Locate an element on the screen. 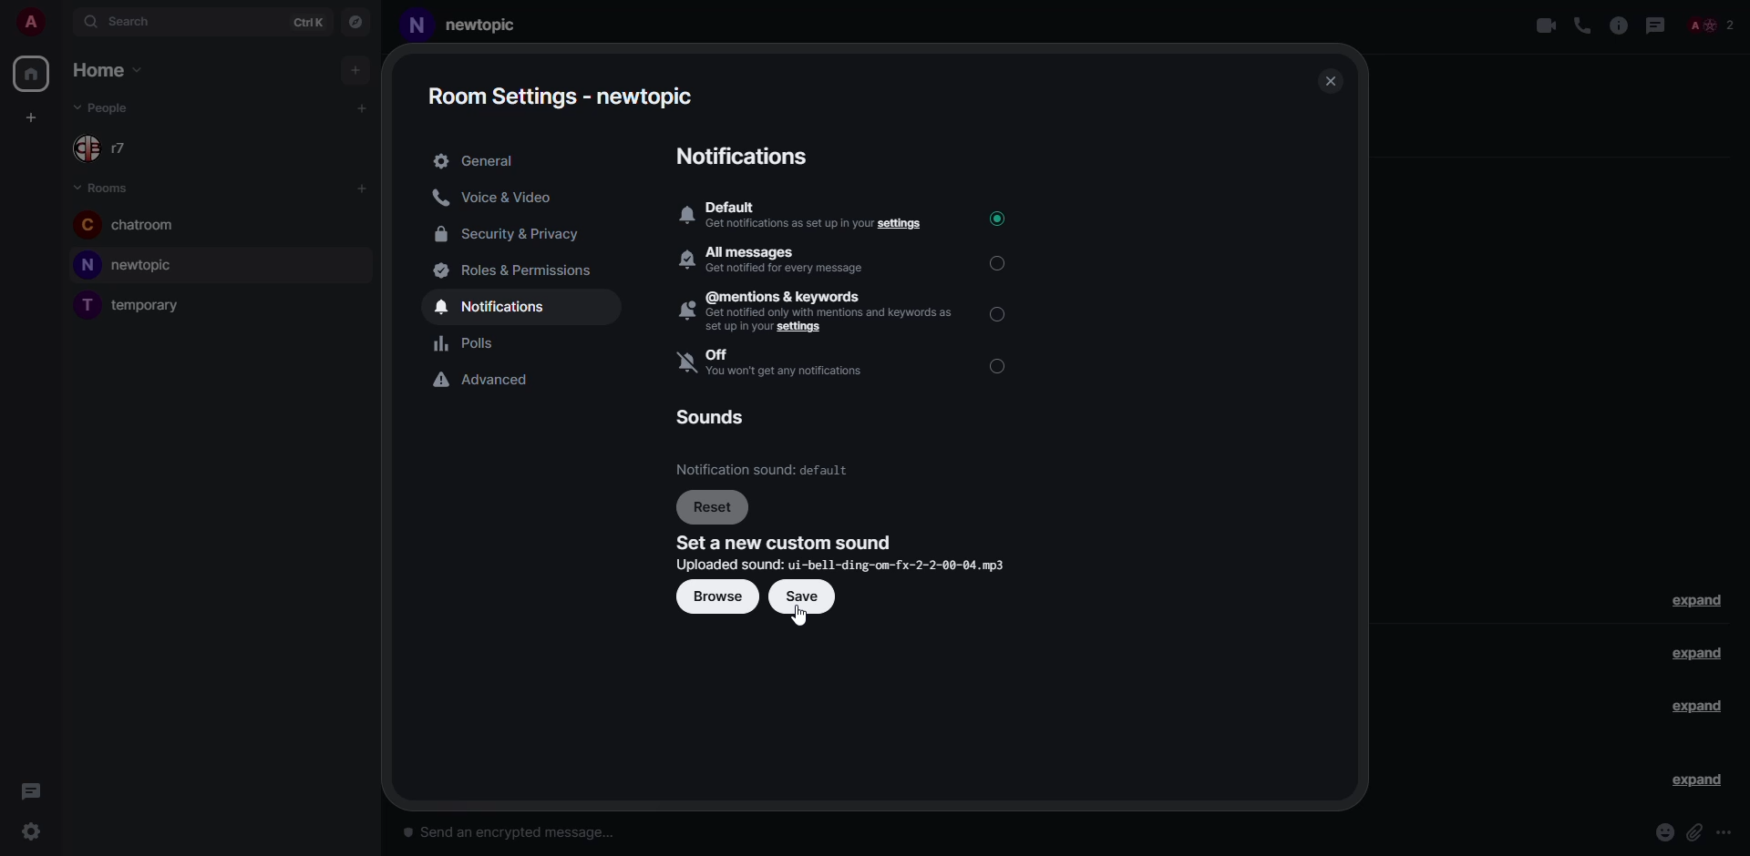 This screenshot has height=856, width=1750. expand is located at coordinates (1695, 780).